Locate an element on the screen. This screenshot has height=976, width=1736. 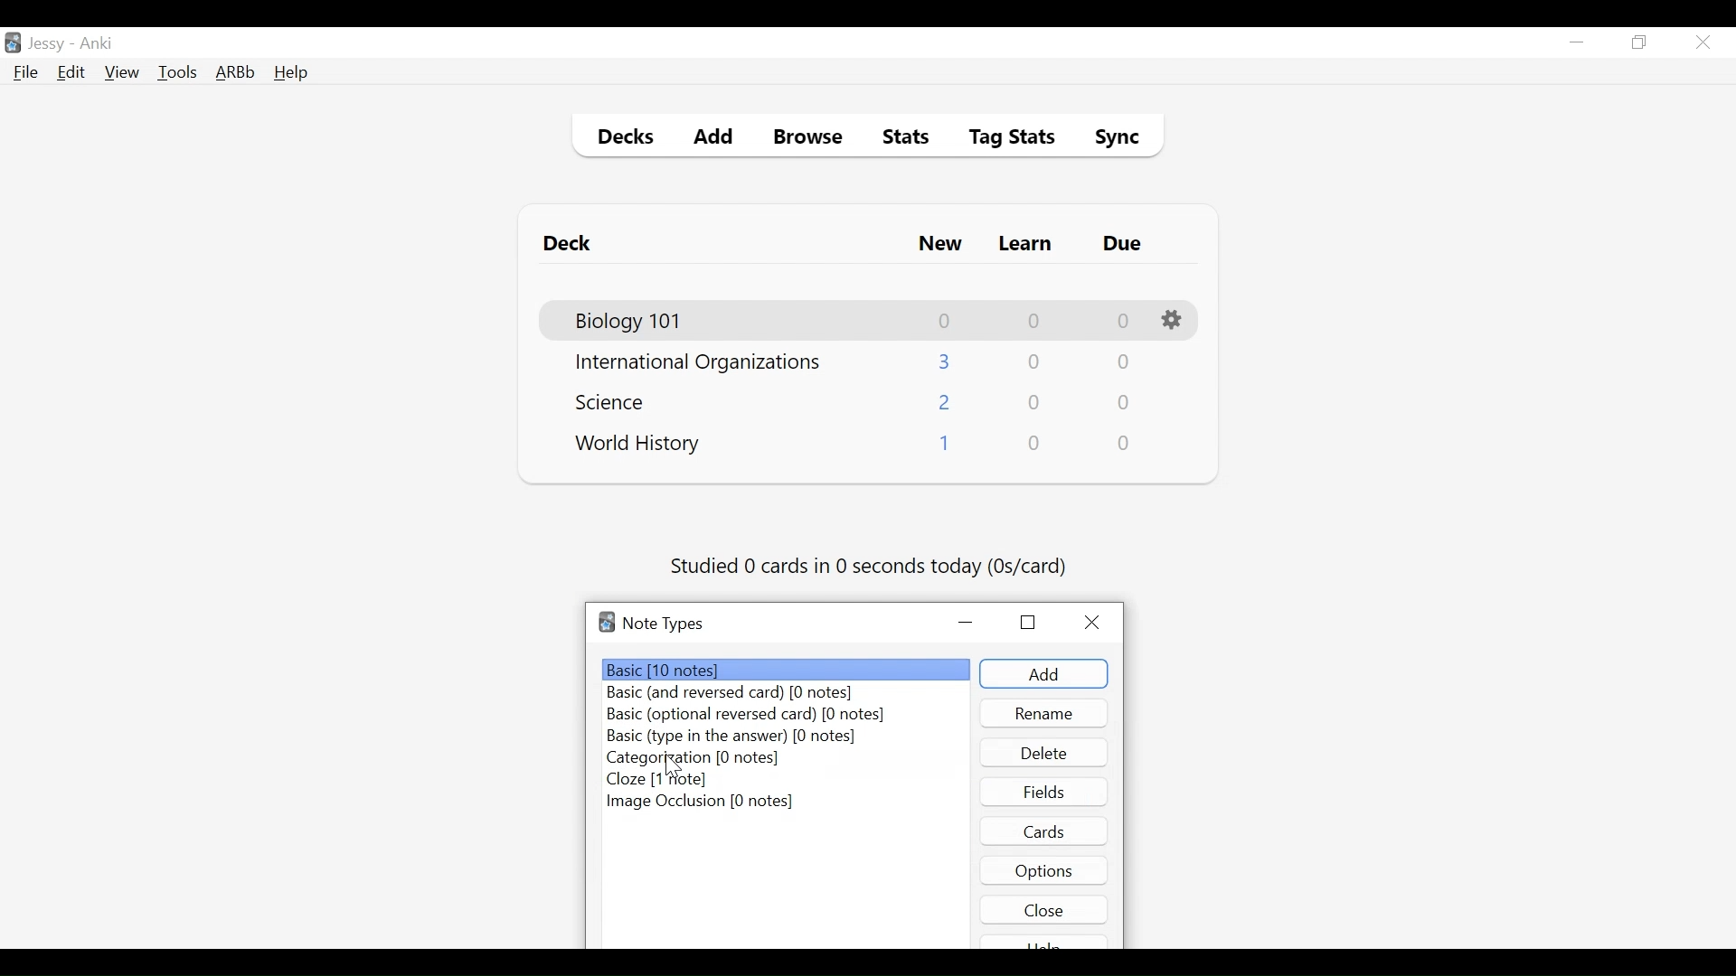
Stats is located at coordinates (900, 137).